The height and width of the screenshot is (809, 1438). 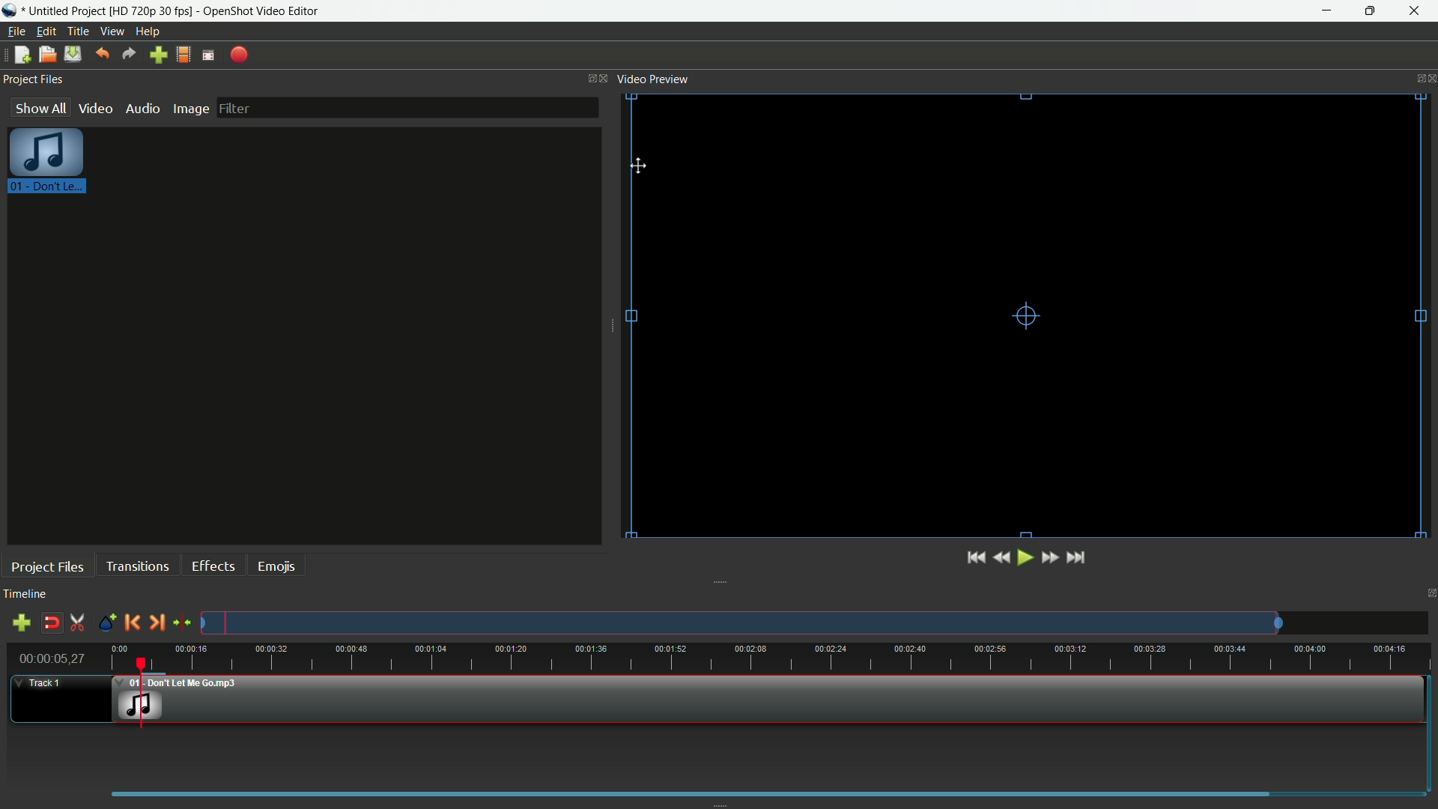 I want to click on emojis, so click(x=276, y=566).